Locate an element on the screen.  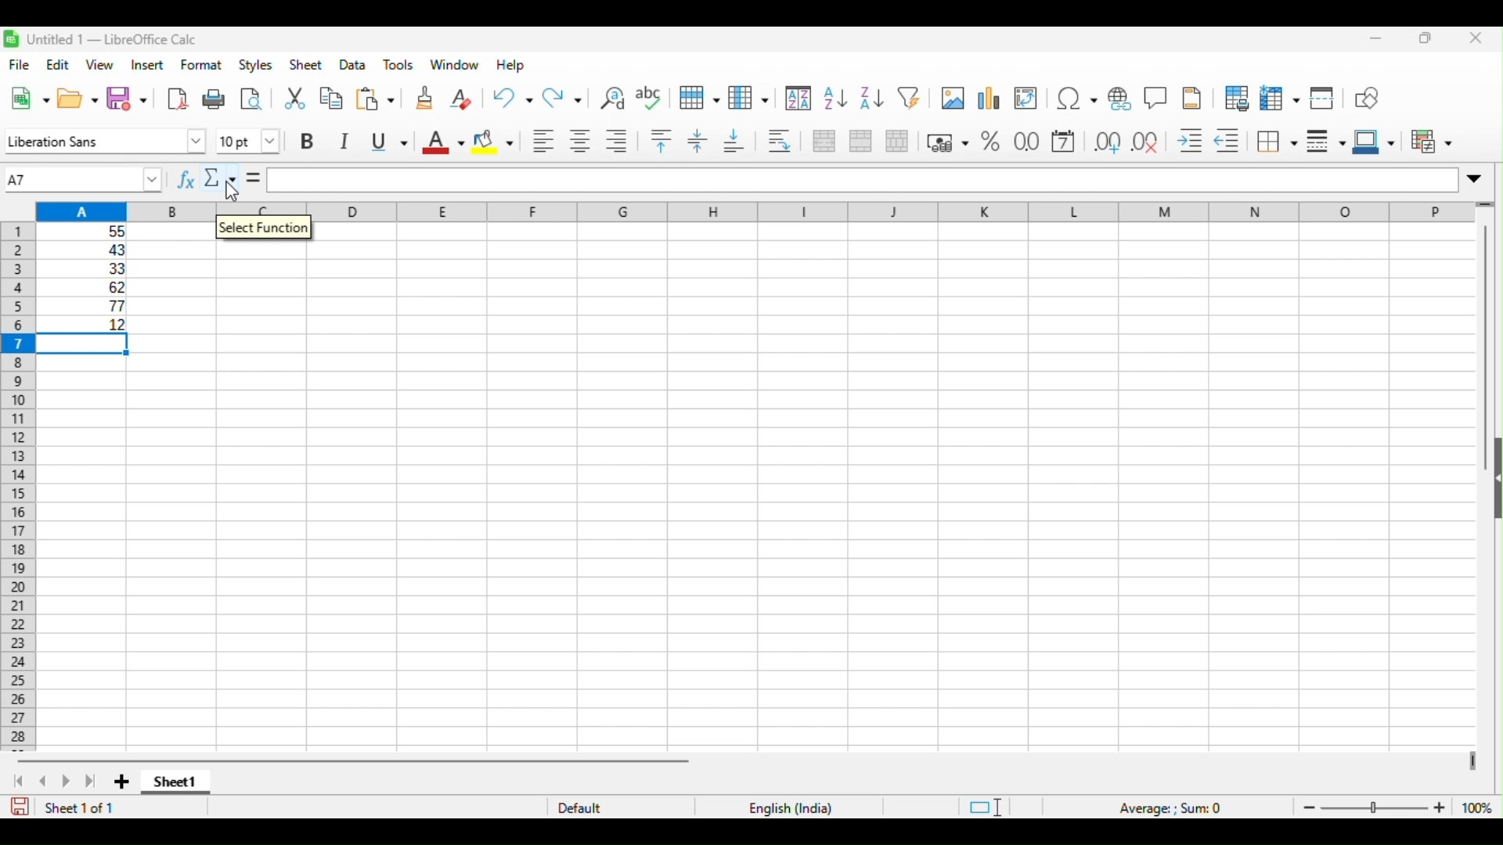
formula is located at coordinates (1173, 807).